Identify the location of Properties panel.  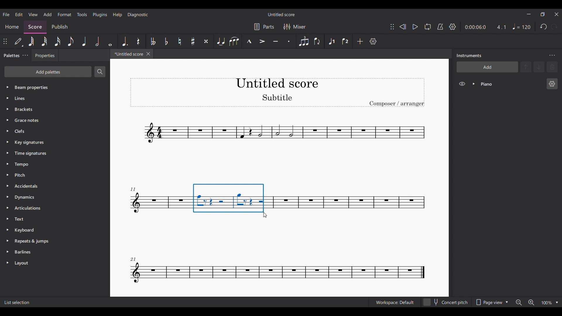
(45, 57).